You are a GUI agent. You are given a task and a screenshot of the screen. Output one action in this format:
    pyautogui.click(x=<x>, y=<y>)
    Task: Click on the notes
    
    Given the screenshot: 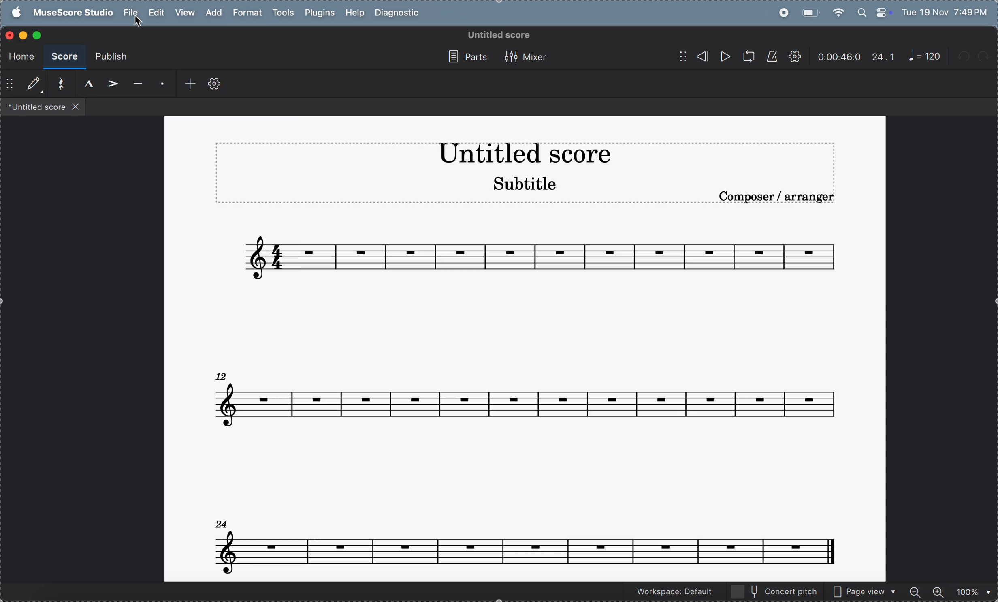 What is the action you would take?
    pyautogui.click(x=531, y=398)
    